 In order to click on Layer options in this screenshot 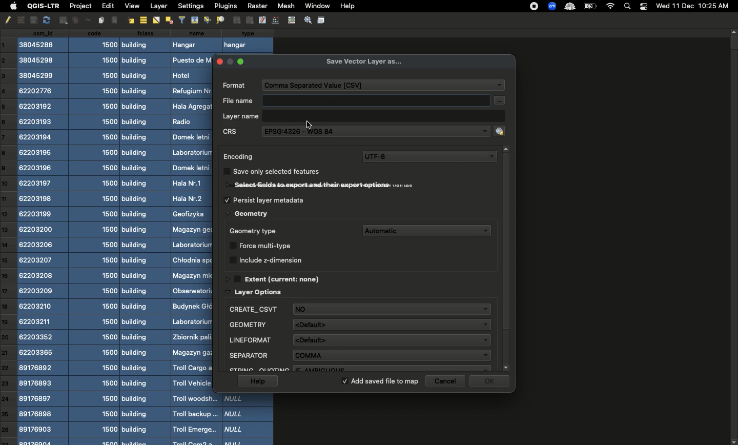, I will do `click(260, 291)`.